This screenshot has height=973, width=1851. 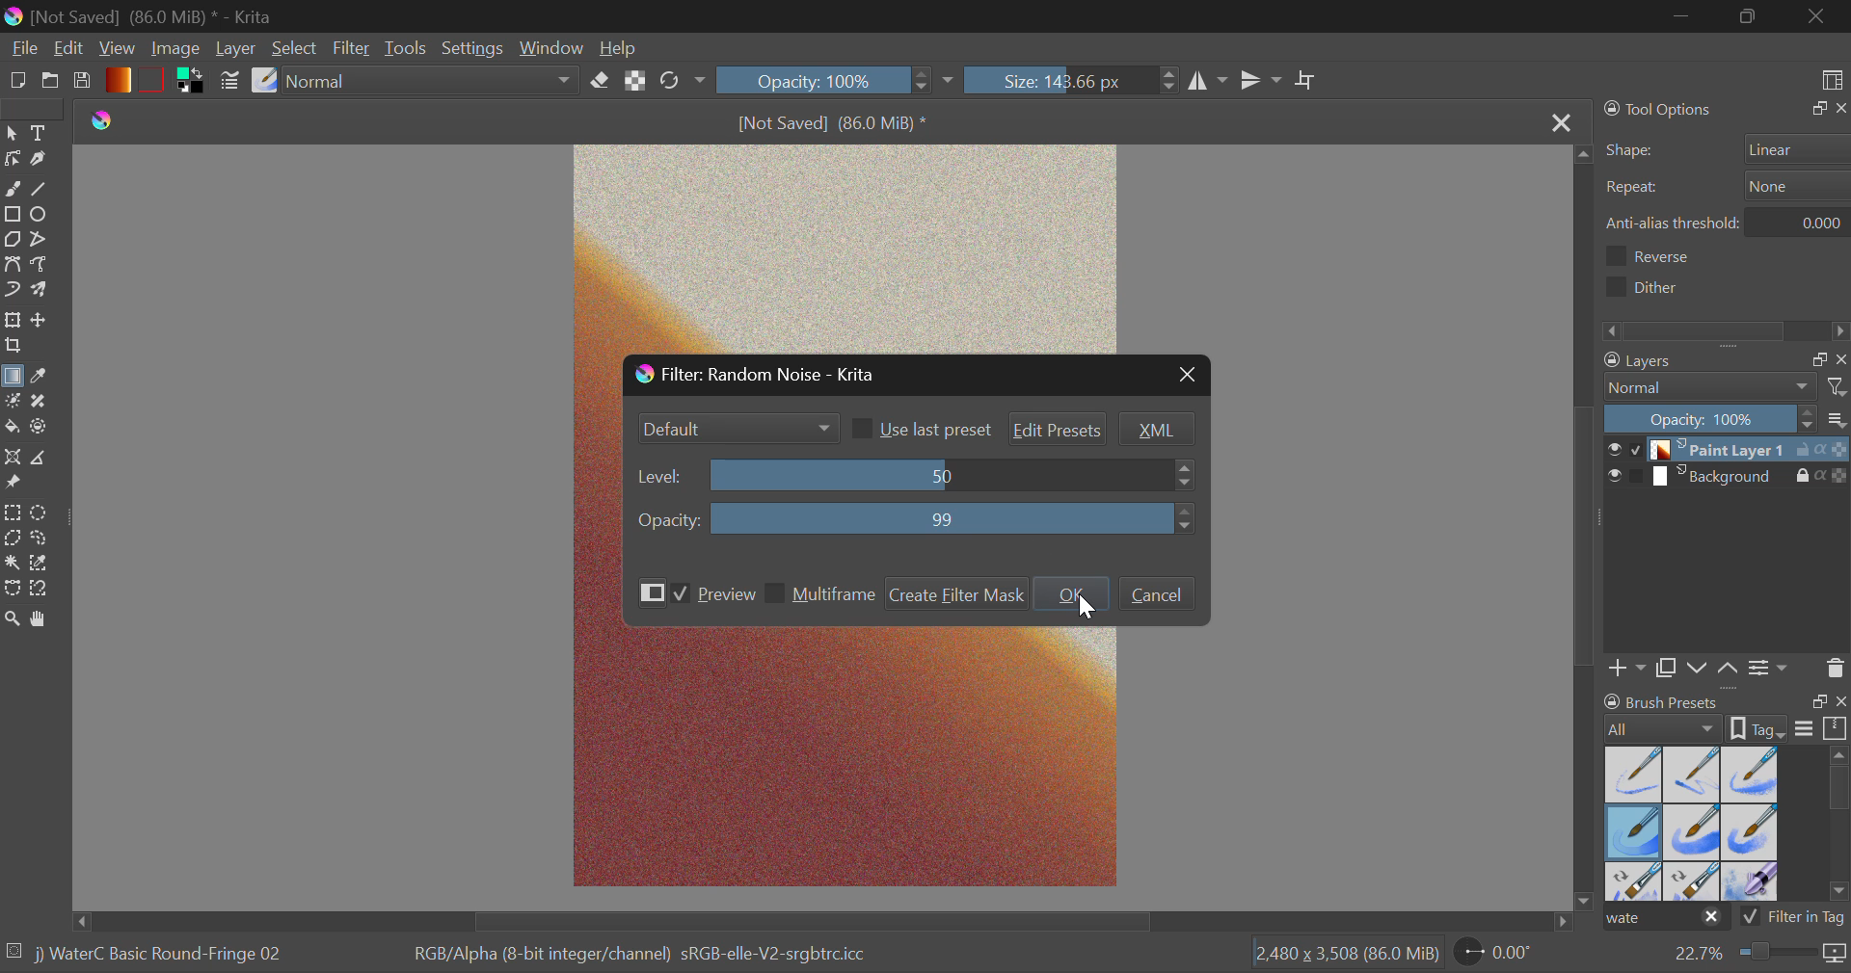 What do you see at coordinates (1839, 703) in the screenshot?
I see `close` at bounding box center [1839, 703].